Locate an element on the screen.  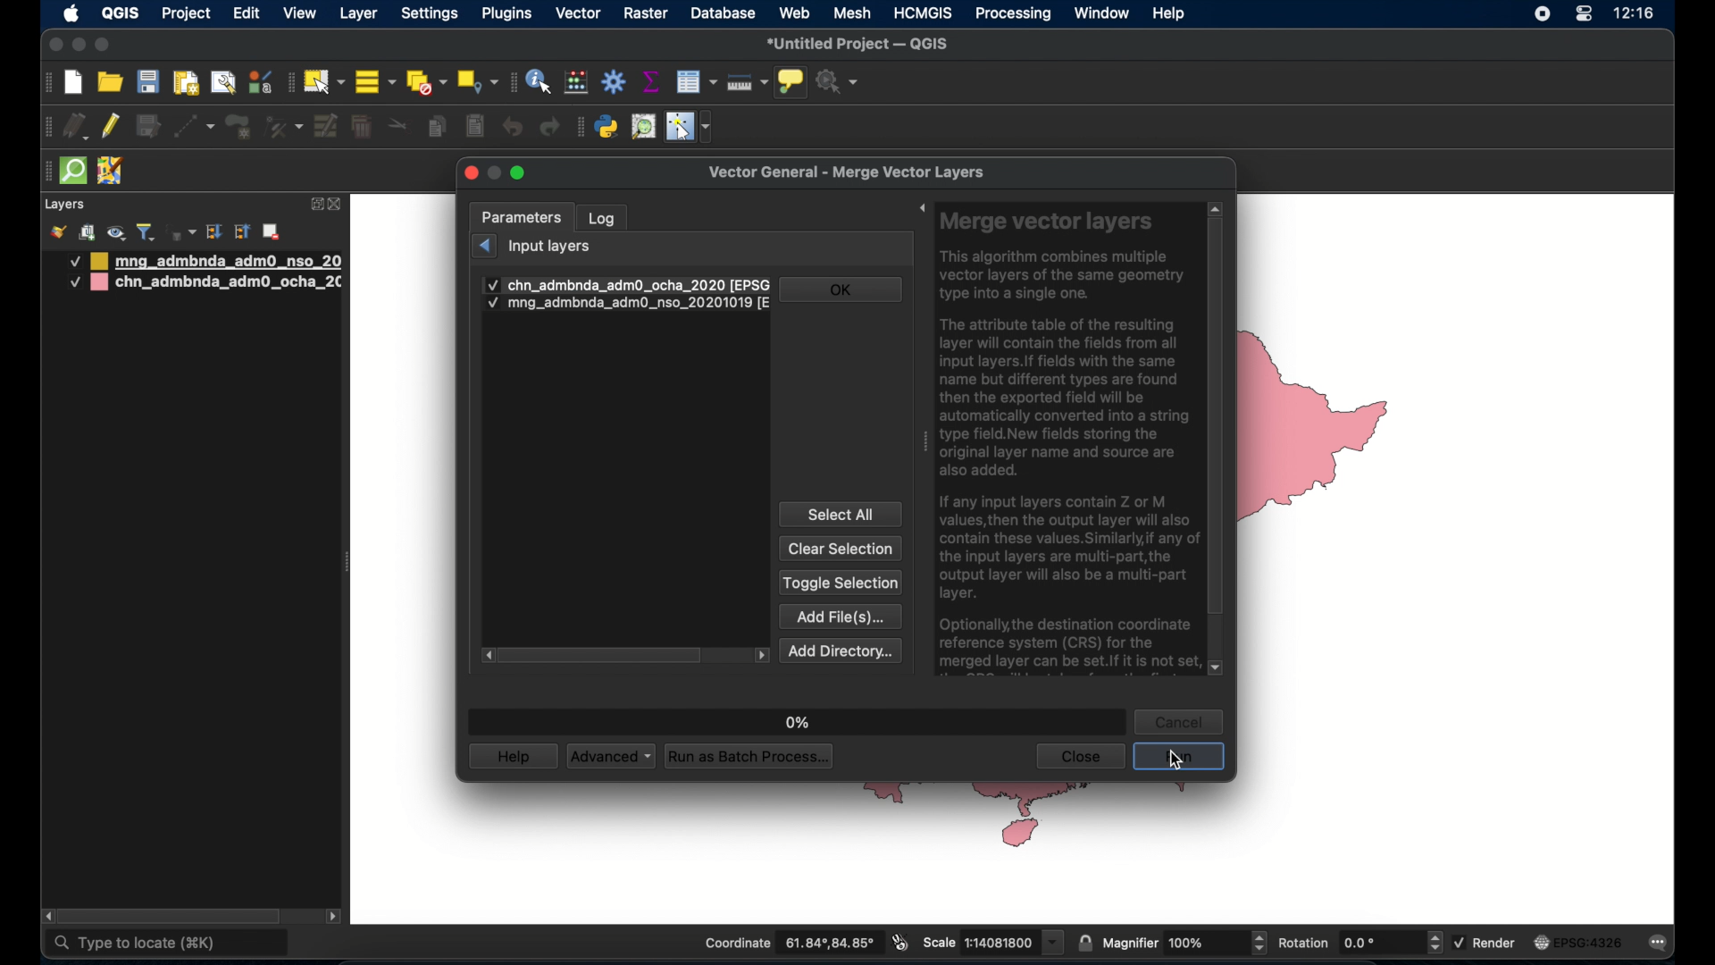
expand is located at coordinates (315, 203).